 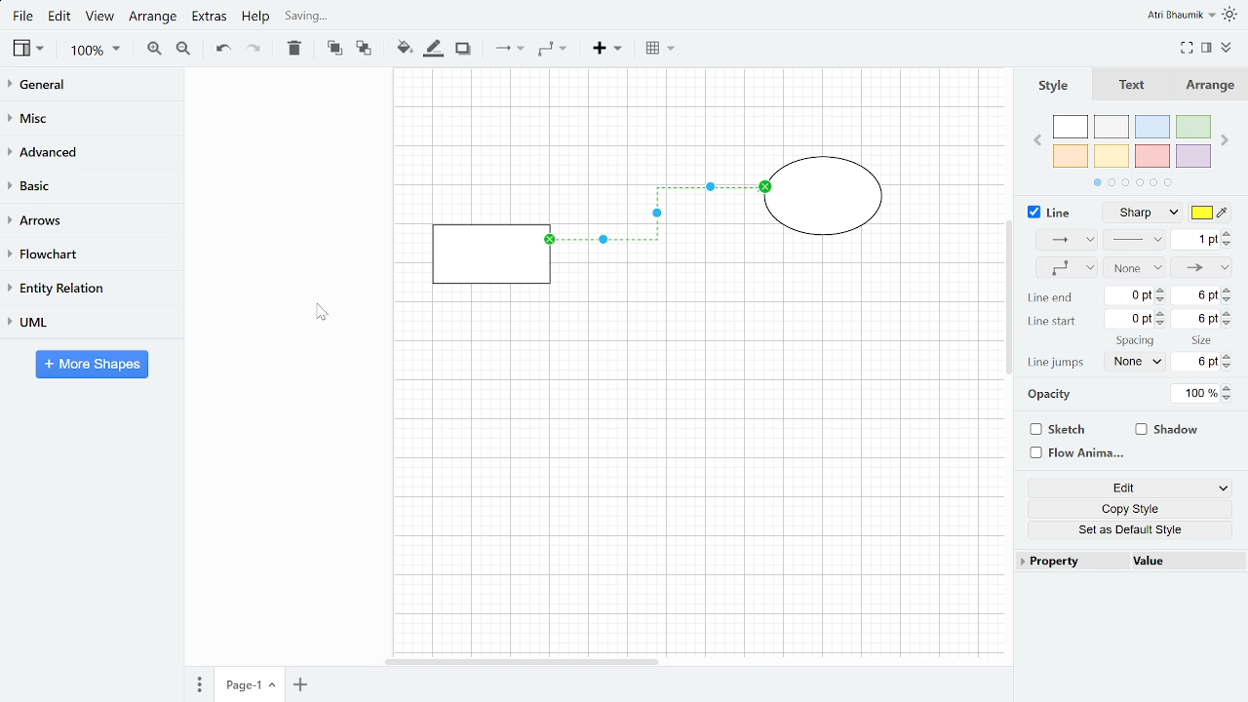 I want to click on line jumps, so click(x=1058, y=362).